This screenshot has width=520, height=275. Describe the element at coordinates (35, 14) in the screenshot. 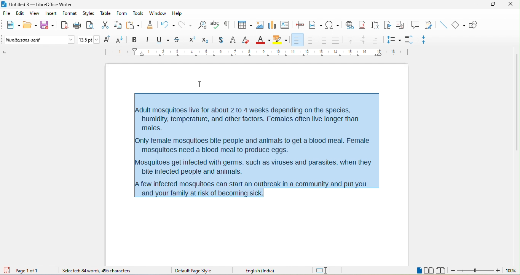

I see `view` at that location.